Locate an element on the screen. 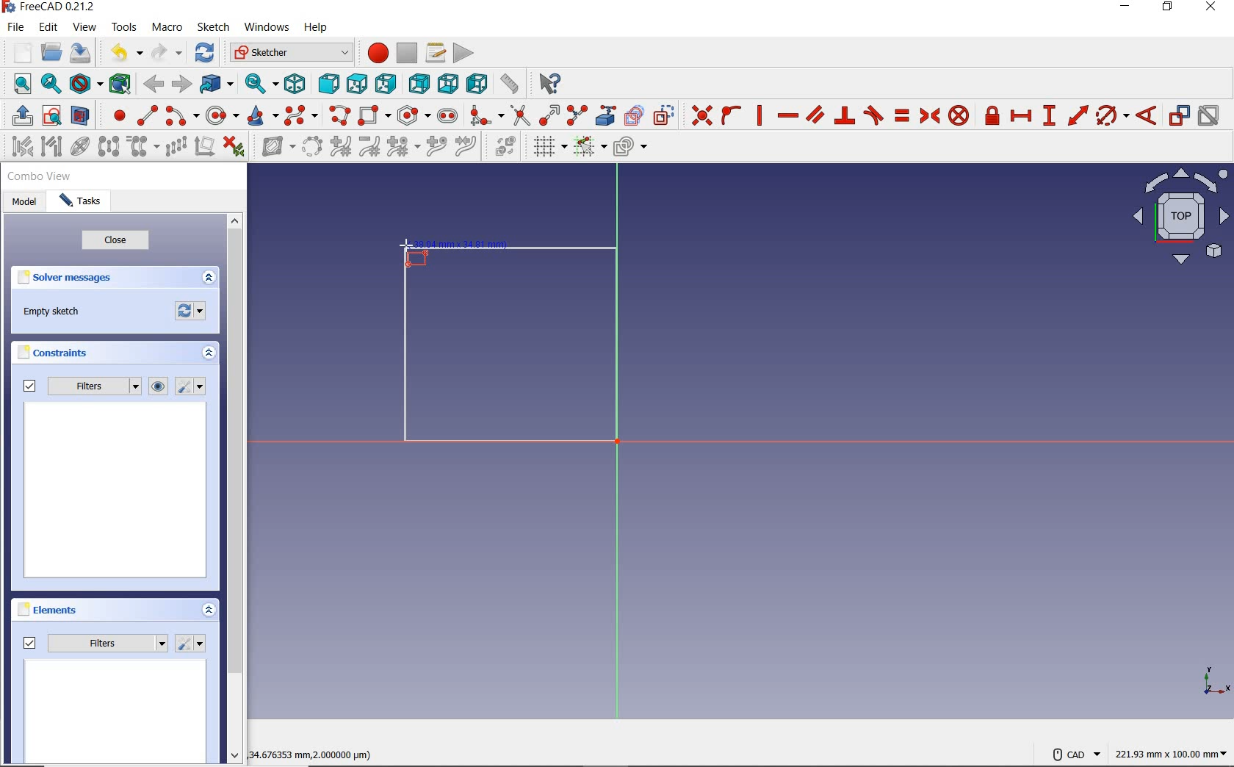 This screenshot has width=1234, height=767. extend edge is located at coordinates (549, 115).